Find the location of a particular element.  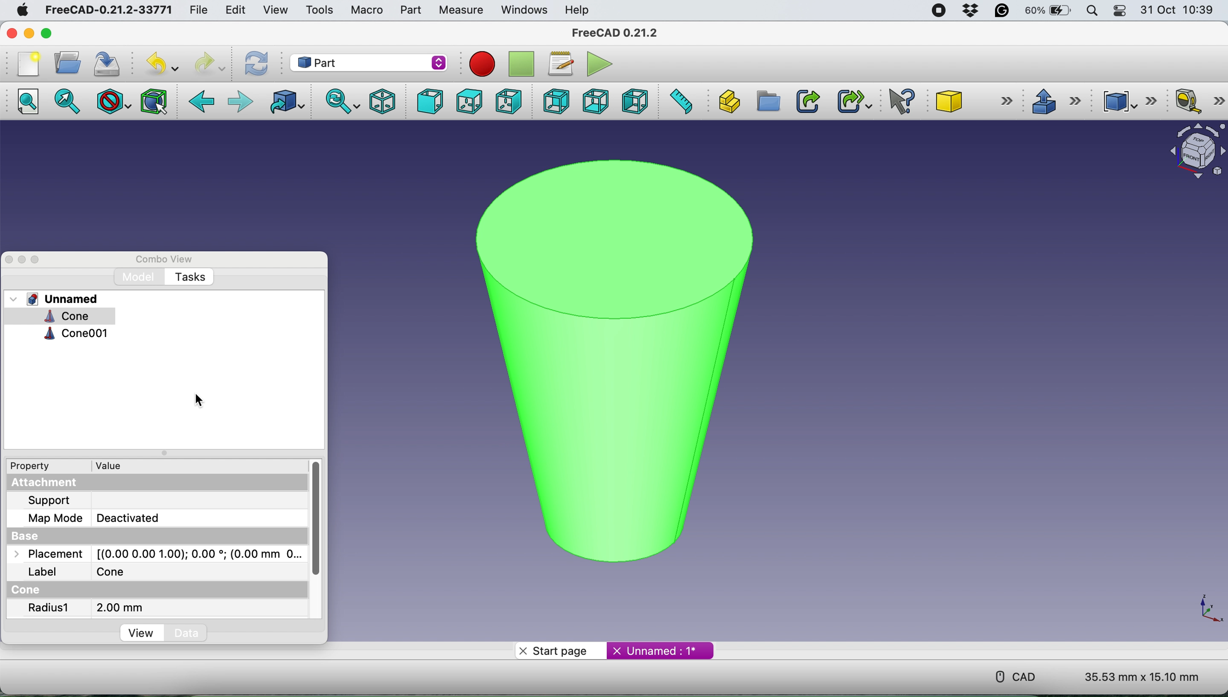

model is located at coordinates (141, 277).